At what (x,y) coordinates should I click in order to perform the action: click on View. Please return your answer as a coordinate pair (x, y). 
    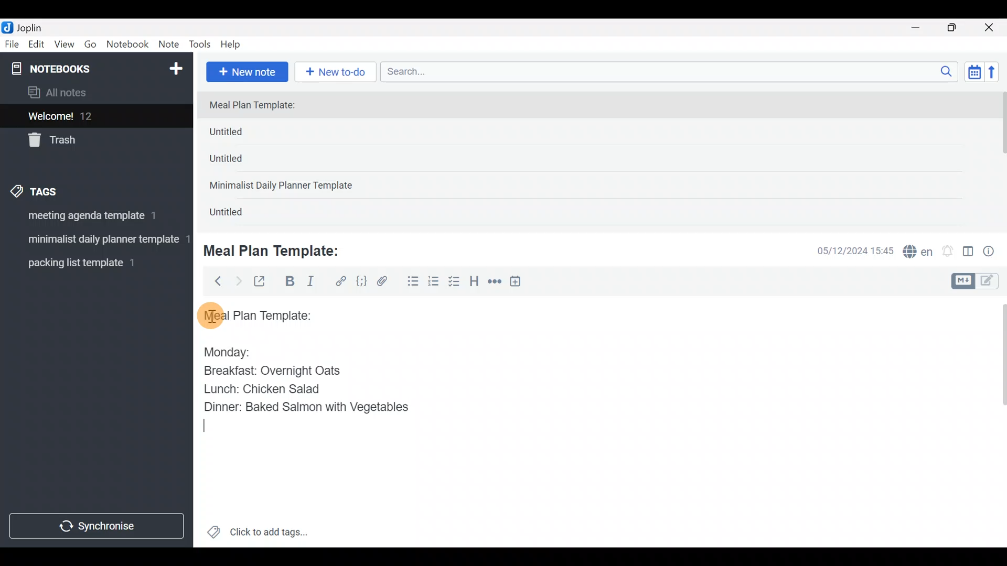
    Looking at the image, I should click on (64, 46).